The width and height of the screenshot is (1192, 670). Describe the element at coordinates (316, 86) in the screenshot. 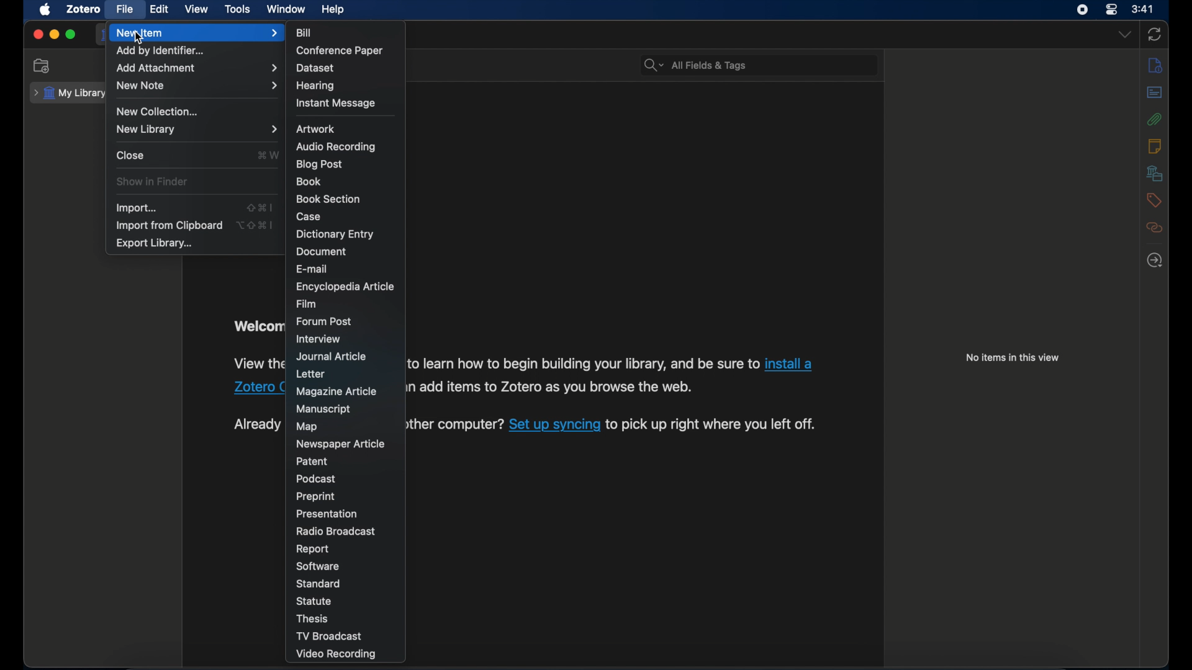

I see `hearing` at that location.